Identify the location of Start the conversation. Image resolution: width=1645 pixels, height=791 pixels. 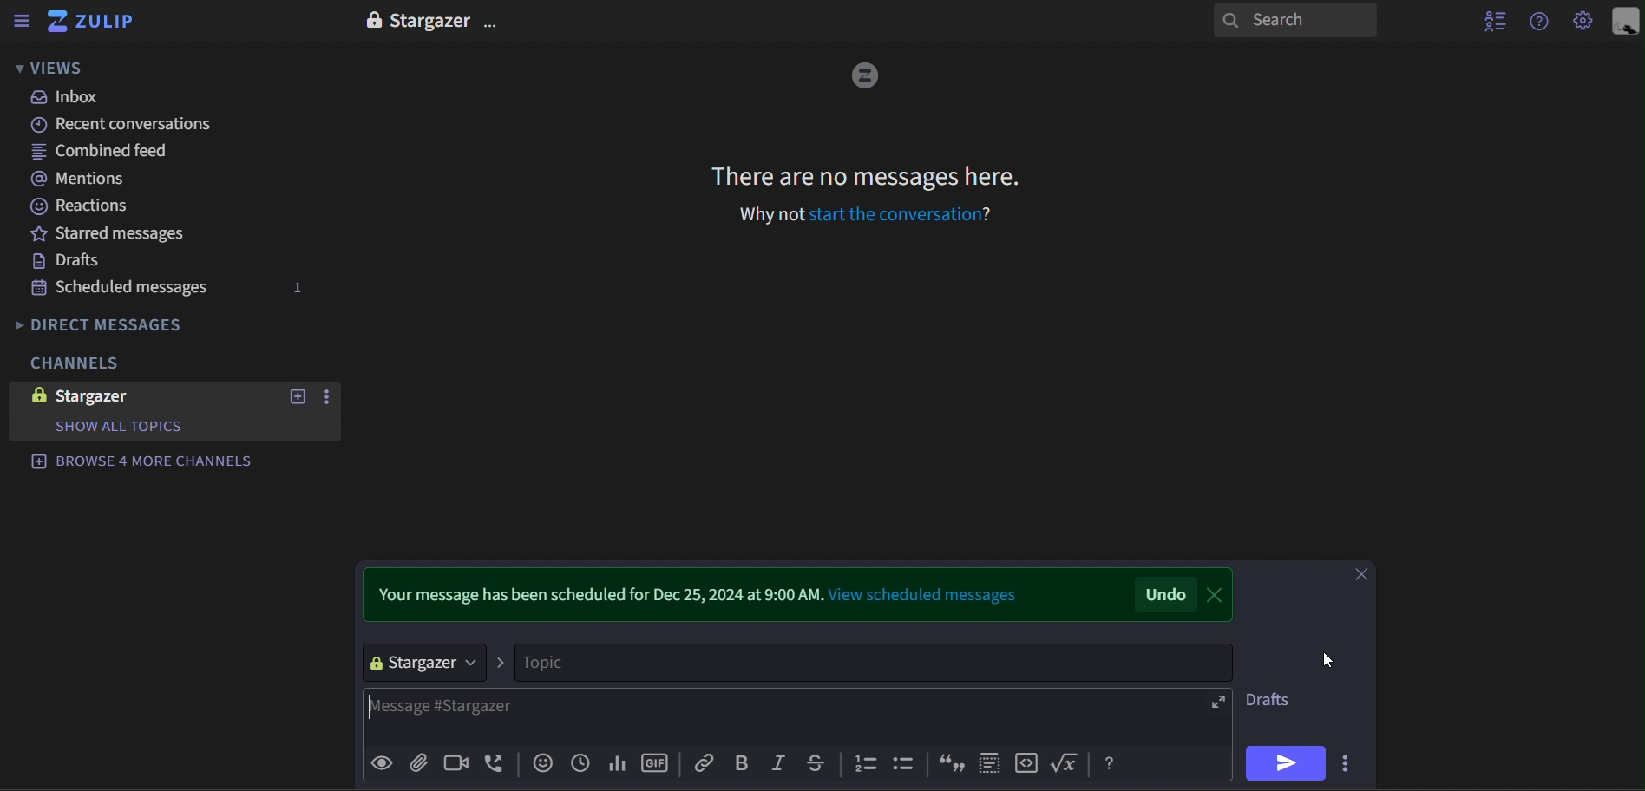
(902, 214).